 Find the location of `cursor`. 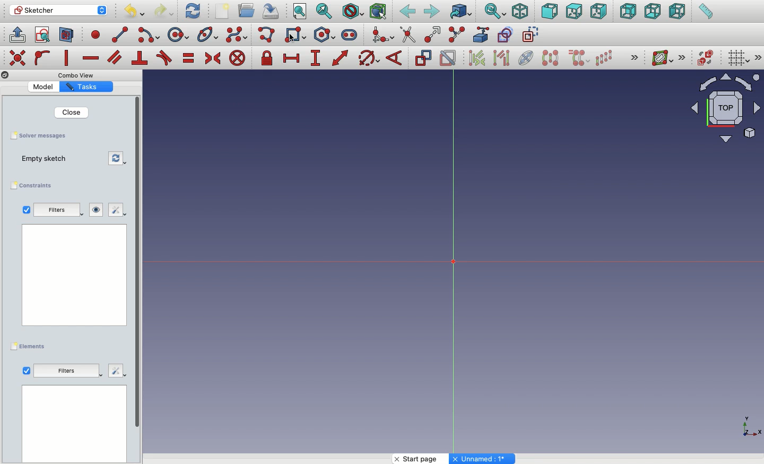

cursor is located at coordinates (290, 38).